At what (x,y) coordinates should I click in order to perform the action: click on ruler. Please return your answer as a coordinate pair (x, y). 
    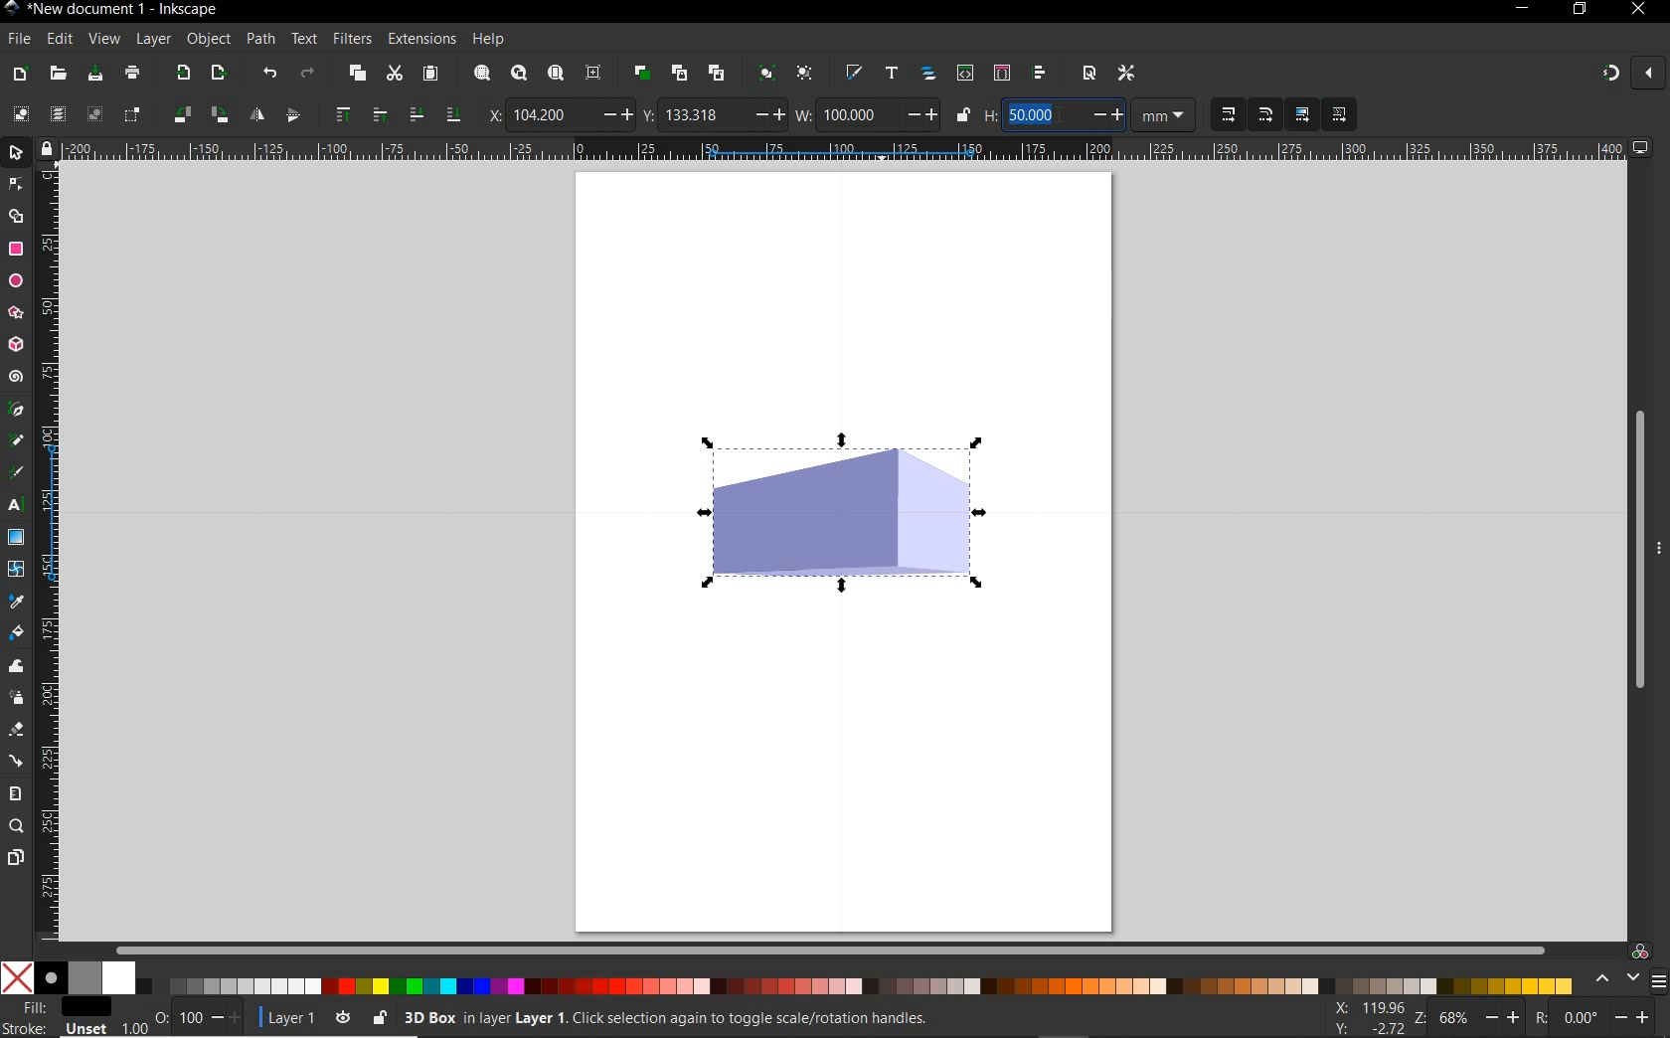
    Looking at the image, I should click on (843, 149).